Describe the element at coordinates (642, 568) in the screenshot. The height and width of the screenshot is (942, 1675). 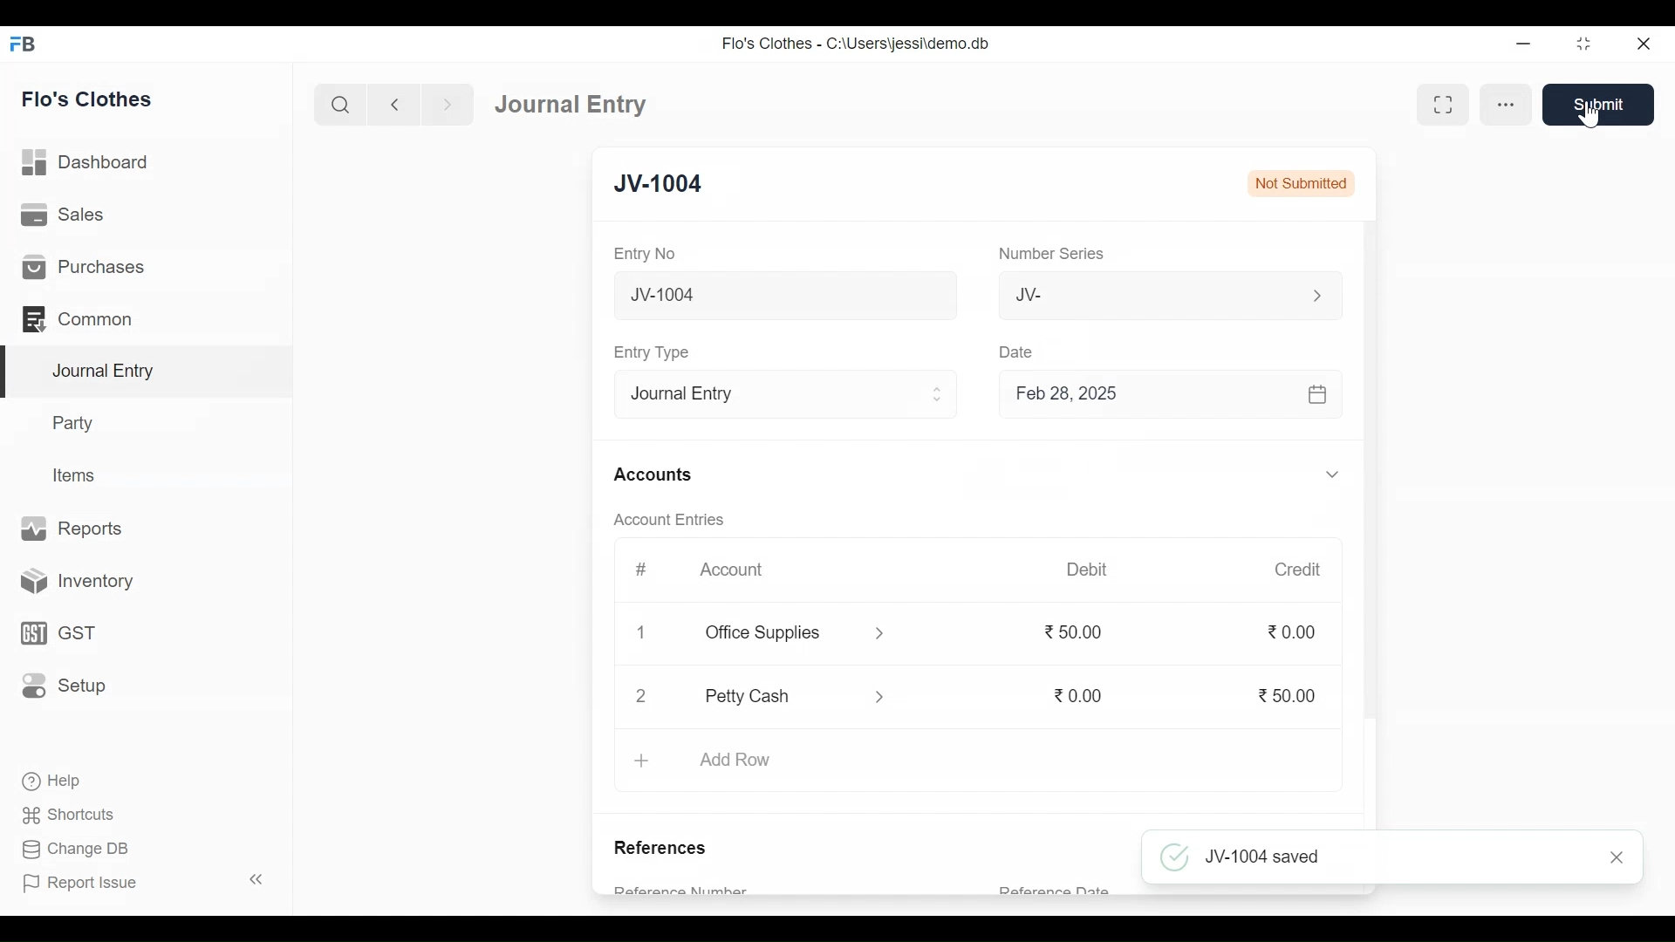
I see `#` at that location.